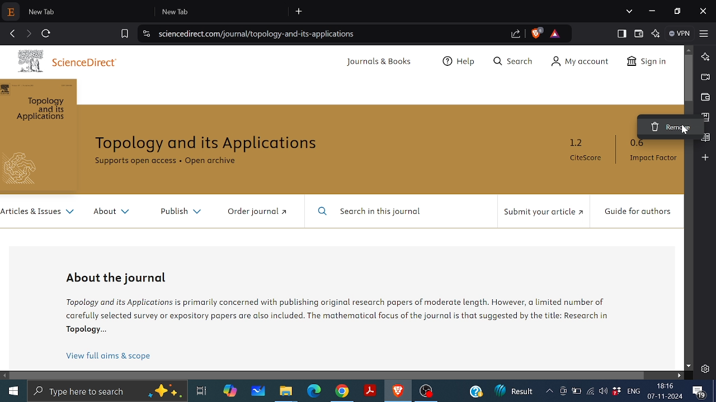 This screenshot has height=402, width=716. Describe the element at coordinates (704, 76) in the screenshot. I see `Brave talk` at that location.